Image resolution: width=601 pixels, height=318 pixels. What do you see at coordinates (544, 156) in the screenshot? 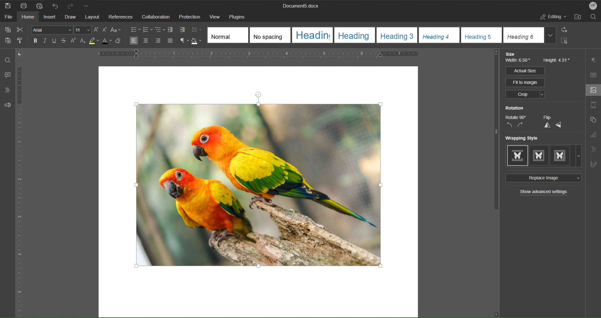
I see `Wrapping Style` at bounding box center [544, 156].